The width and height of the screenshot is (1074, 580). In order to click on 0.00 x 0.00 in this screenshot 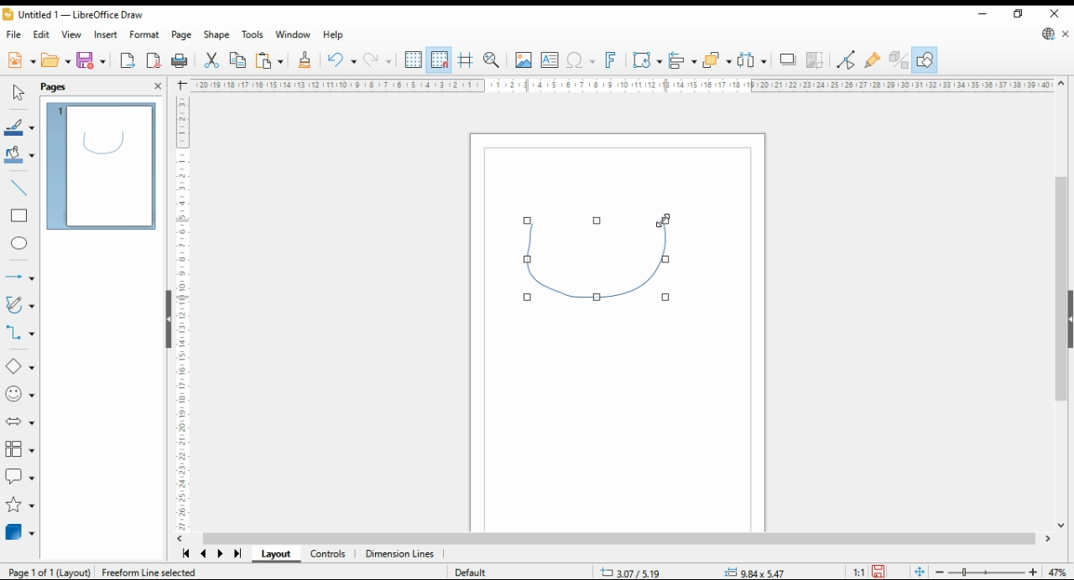, I will do `click(755, 570)`.